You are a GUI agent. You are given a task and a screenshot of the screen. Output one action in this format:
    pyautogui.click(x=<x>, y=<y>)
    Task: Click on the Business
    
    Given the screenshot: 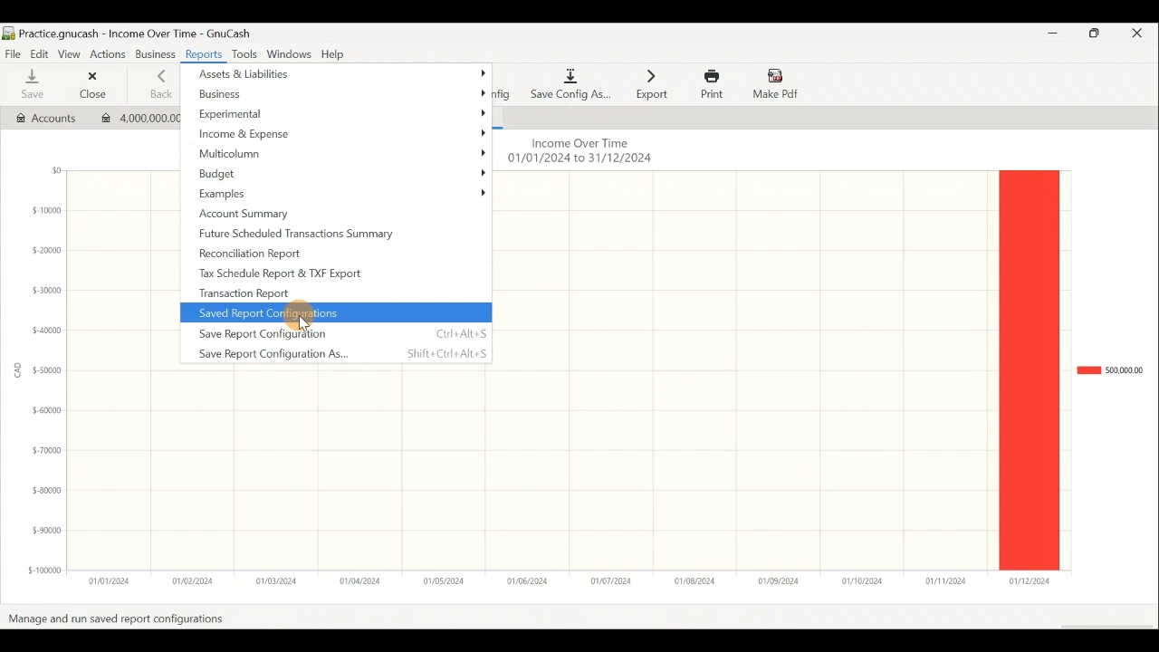 What is the action you would take?
    pyautogui.click(x=156, y=55)
    